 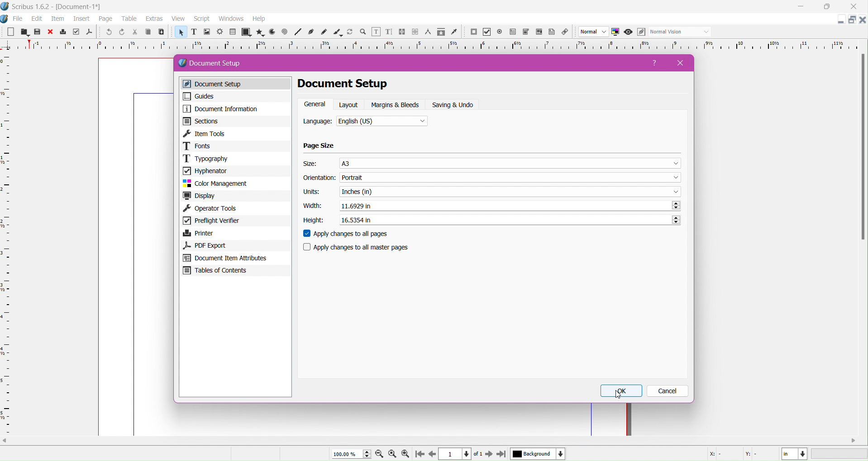 What do you see at coordinates (63, 32) in the screenshot?
I see `print` at bounding box center [63, 32].